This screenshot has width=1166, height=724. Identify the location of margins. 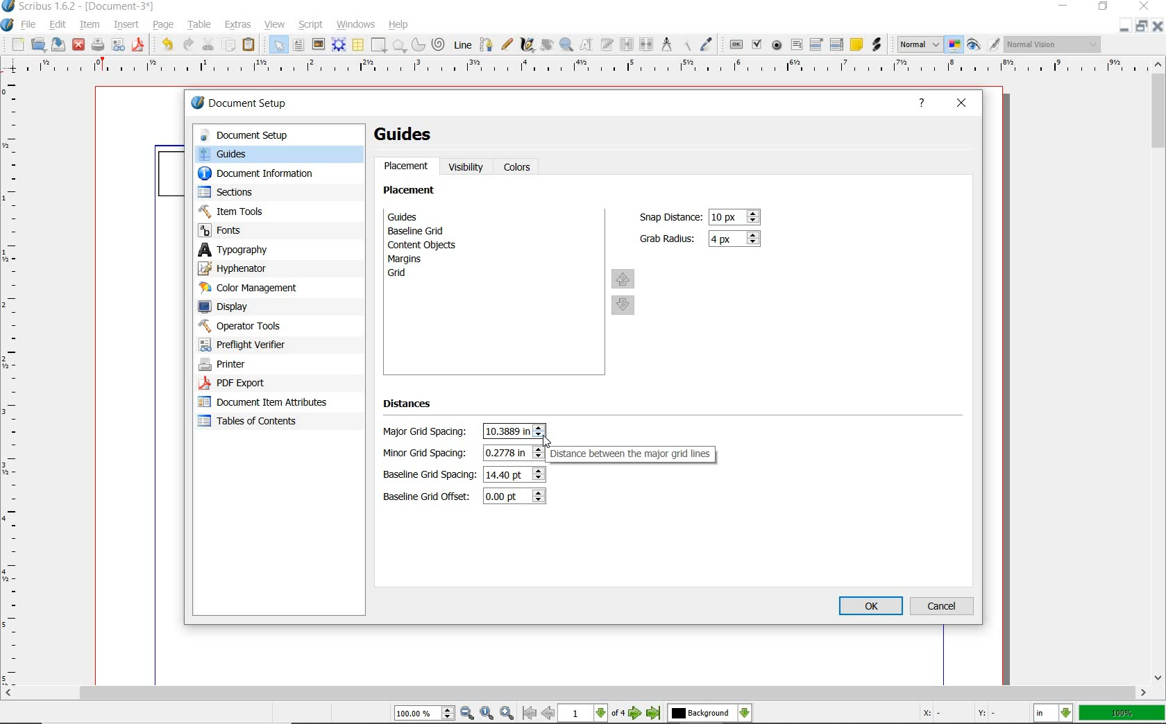
(412, 259).